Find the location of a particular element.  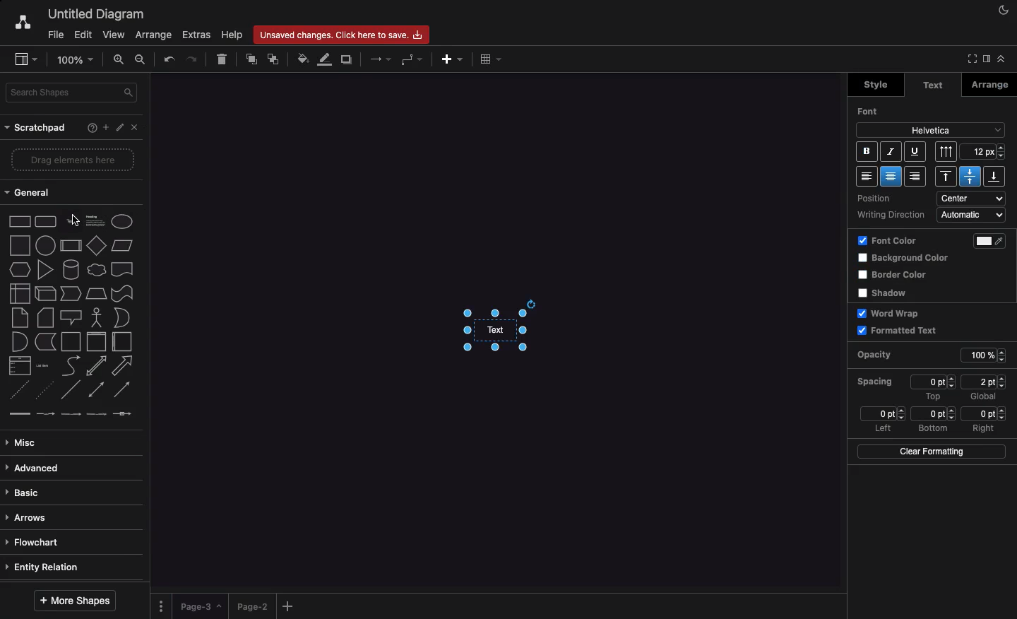

triangle is located at coordinates (46, 269).